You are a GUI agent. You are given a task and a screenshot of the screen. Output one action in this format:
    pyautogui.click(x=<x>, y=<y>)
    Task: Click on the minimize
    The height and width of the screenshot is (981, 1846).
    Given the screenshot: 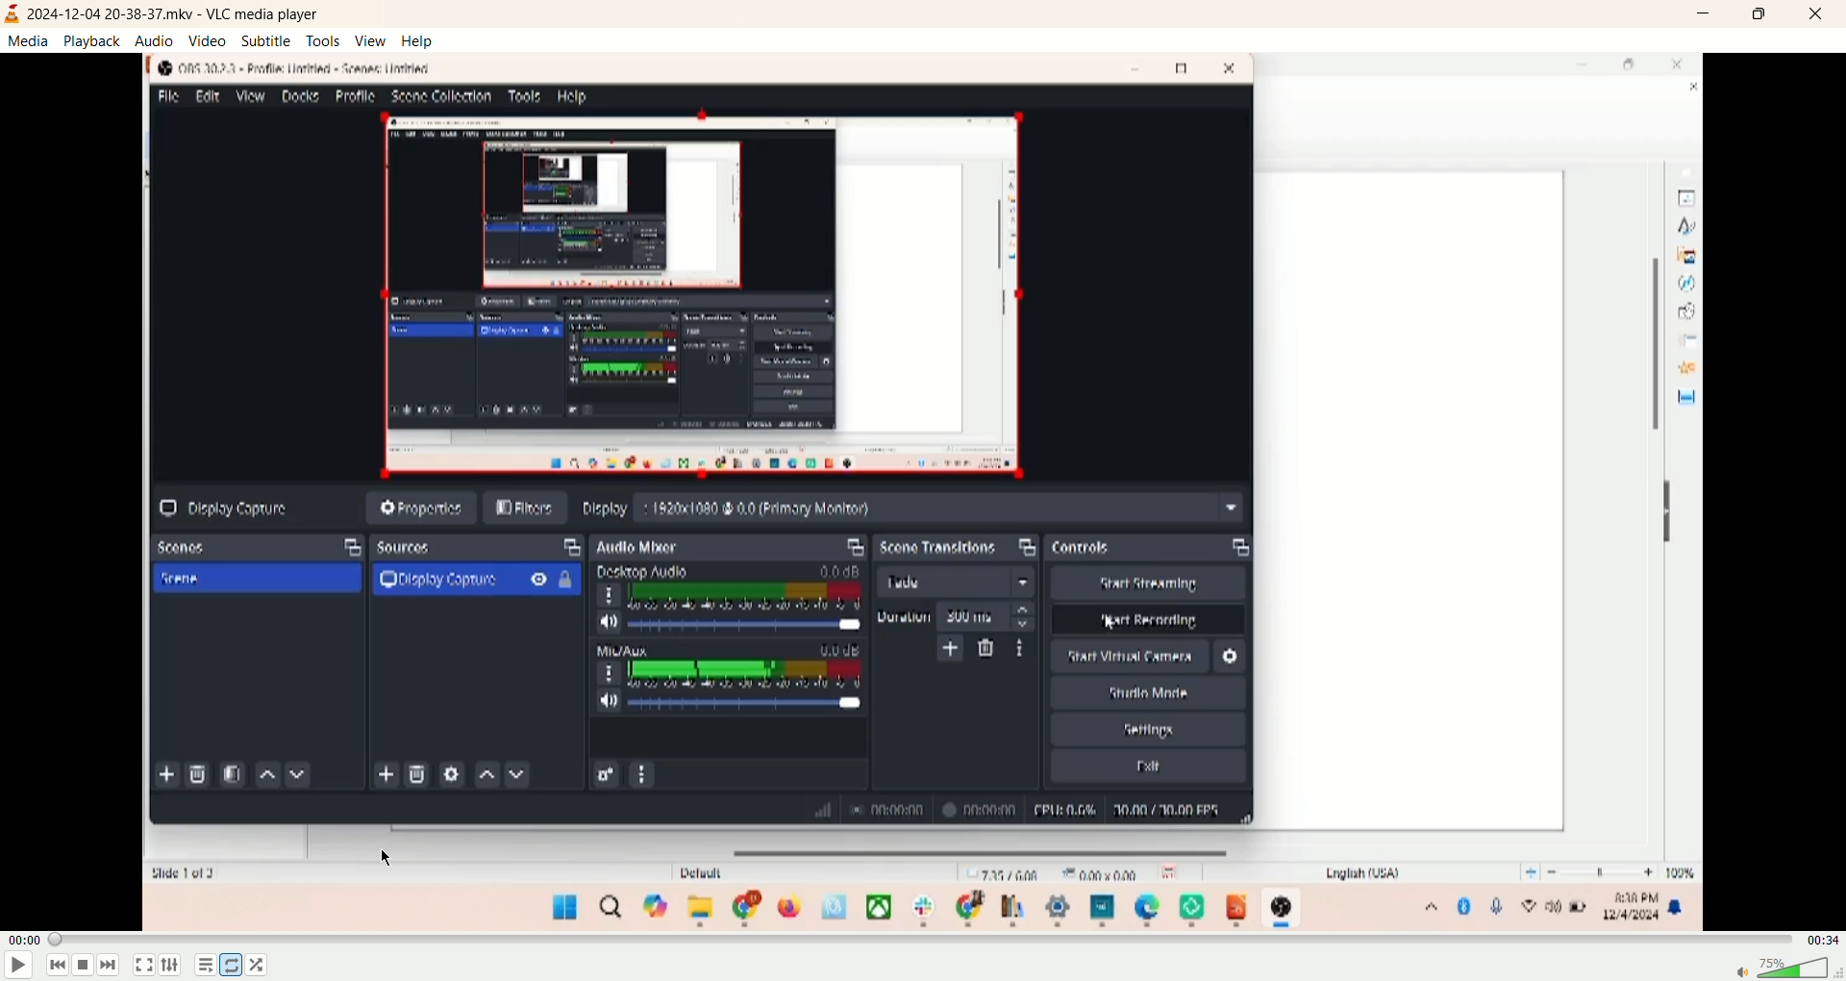 What is the action you would take?
    pyautogui.click(x=1707, y=13)
    